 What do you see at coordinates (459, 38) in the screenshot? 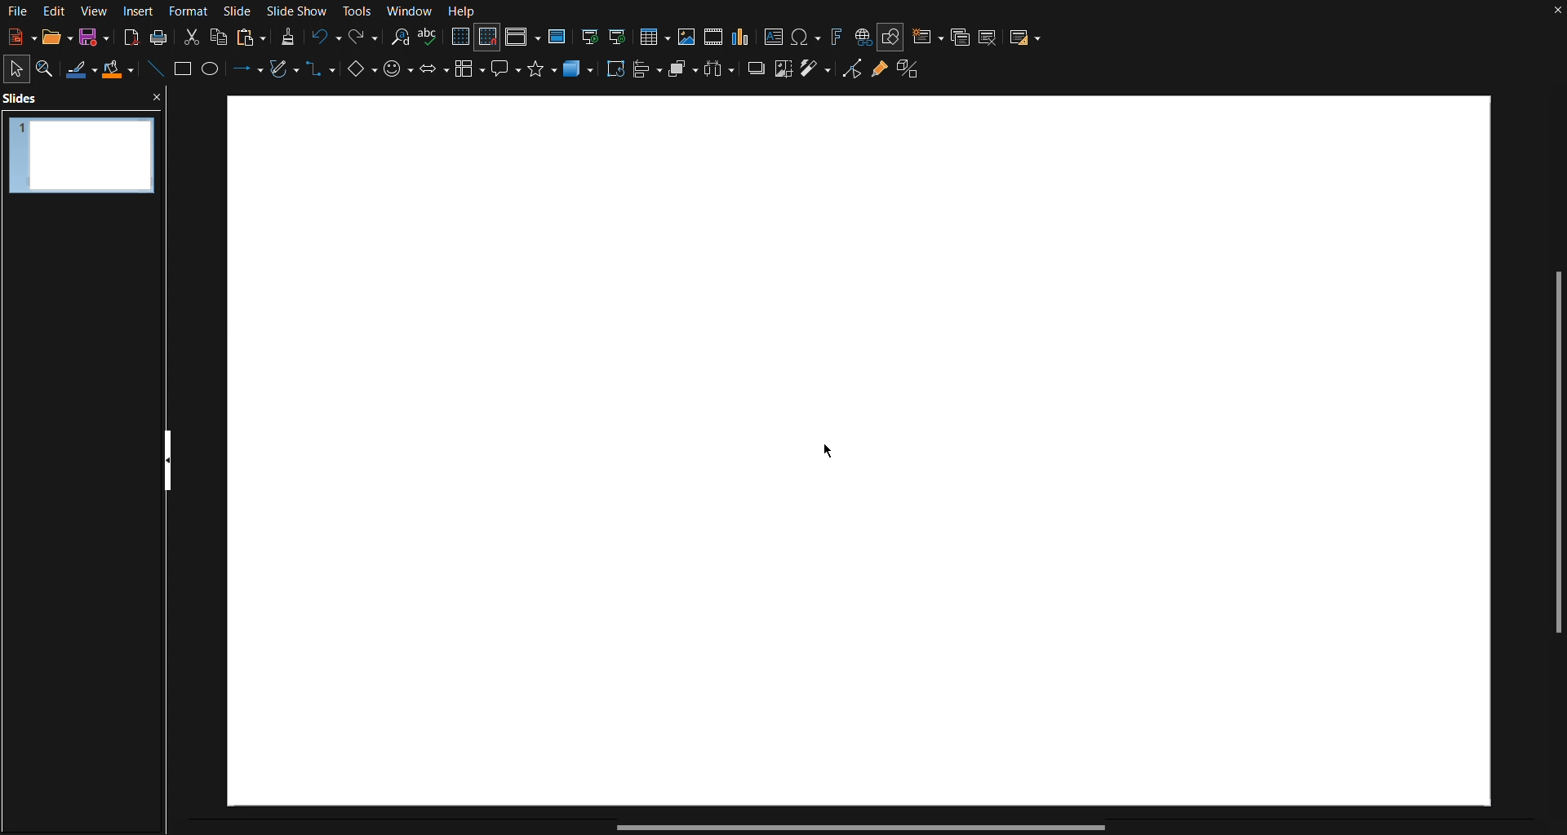
I see `Display Grid` at bounding box center [459, 38].